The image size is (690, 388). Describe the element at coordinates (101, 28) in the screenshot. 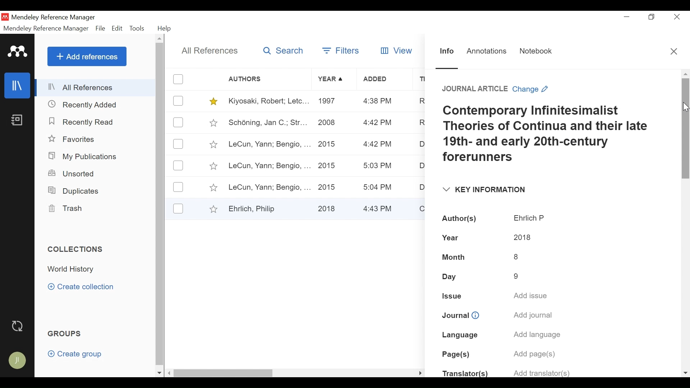

I see `File` at that location.